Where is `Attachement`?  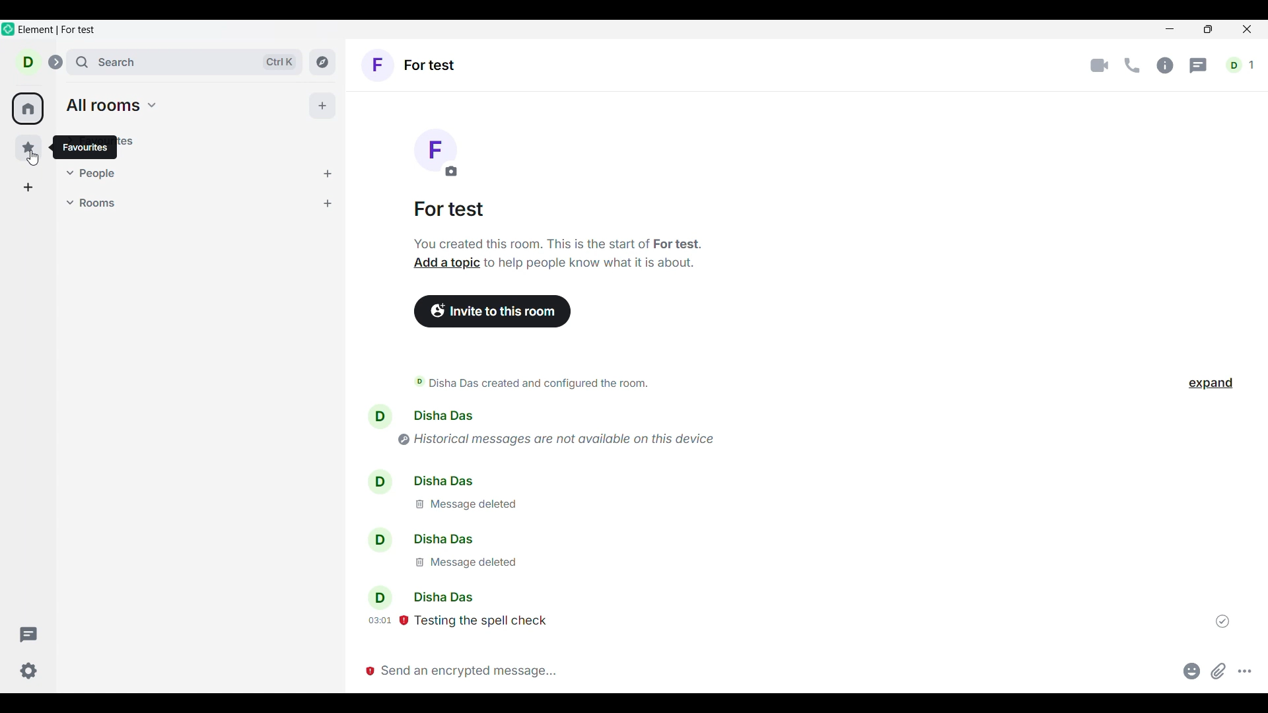 Attachement is located at coordinates (1218, 671).